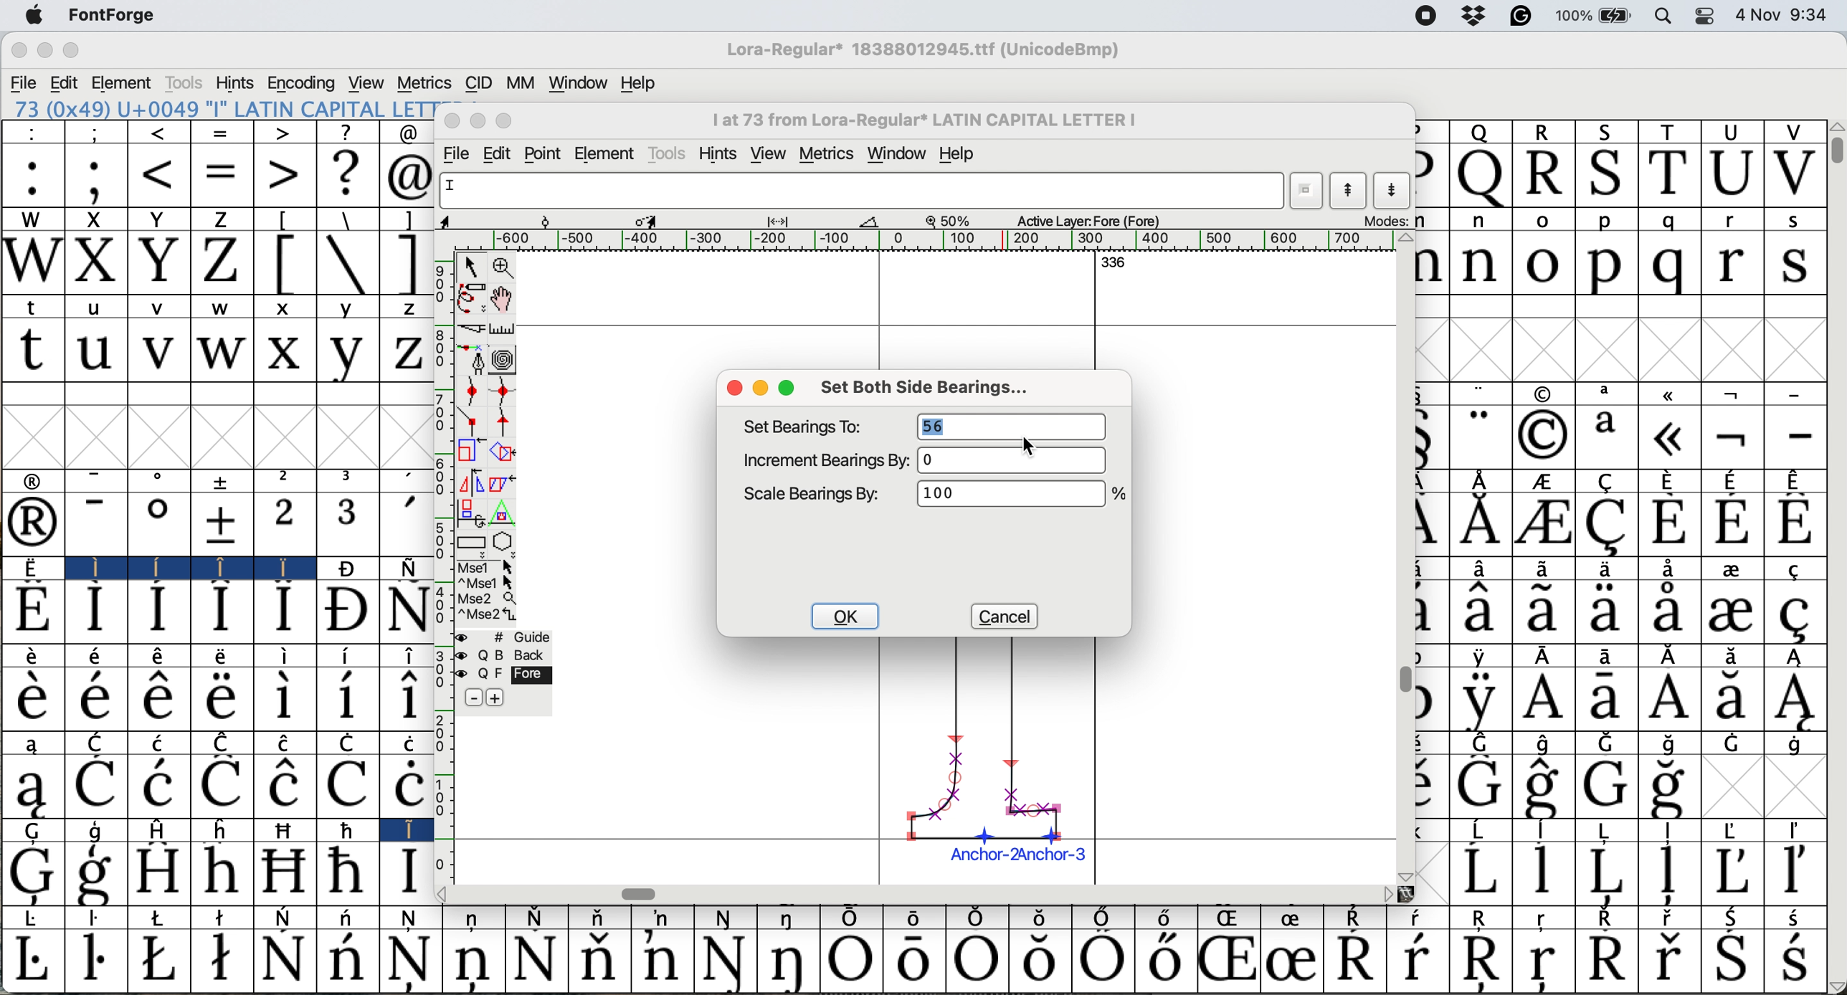 The image size is (1847, 995). I want to click on Symbol, so click(221, 699).